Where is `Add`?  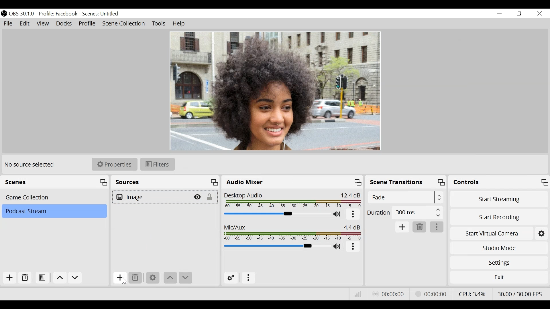 Add is located at coordinates (9, 278).